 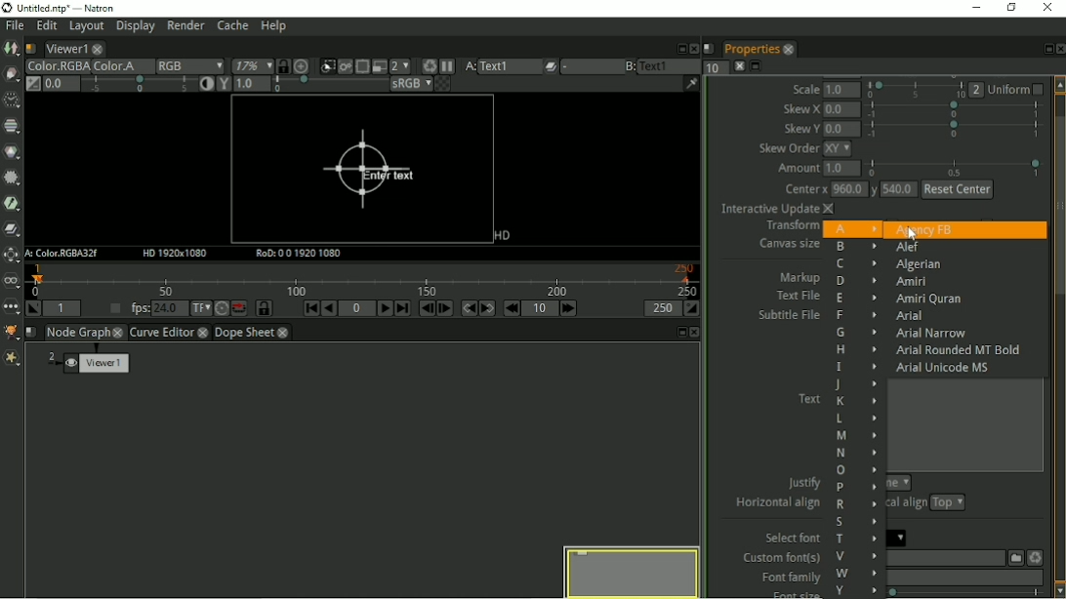 I want to click on Close, so click(x=692, y=47).